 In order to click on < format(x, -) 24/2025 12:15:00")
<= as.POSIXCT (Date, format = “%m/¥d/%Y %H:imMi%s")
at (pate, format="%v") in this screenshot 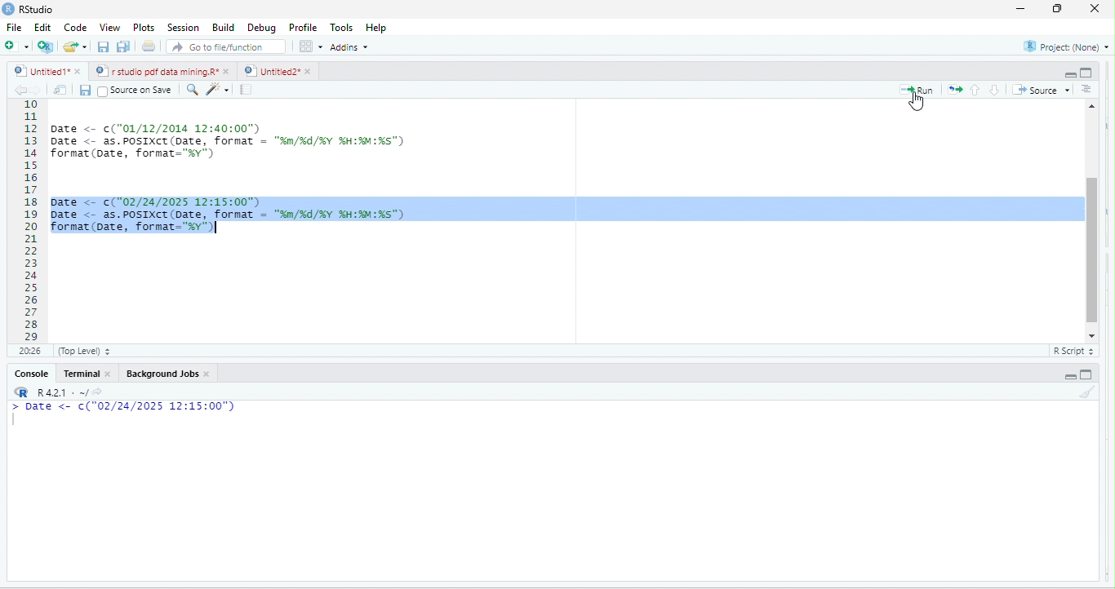, I will do `click(562, 210)`.